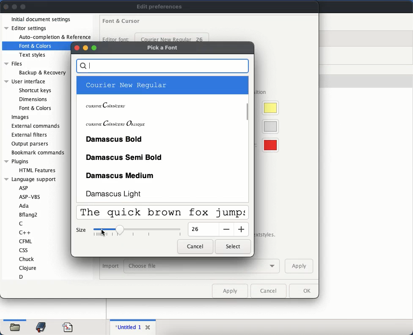  What do you see at coordinates (42, 72) in the screenshot?
I see `Backup & Recovery` at bounding box center [42, 72].